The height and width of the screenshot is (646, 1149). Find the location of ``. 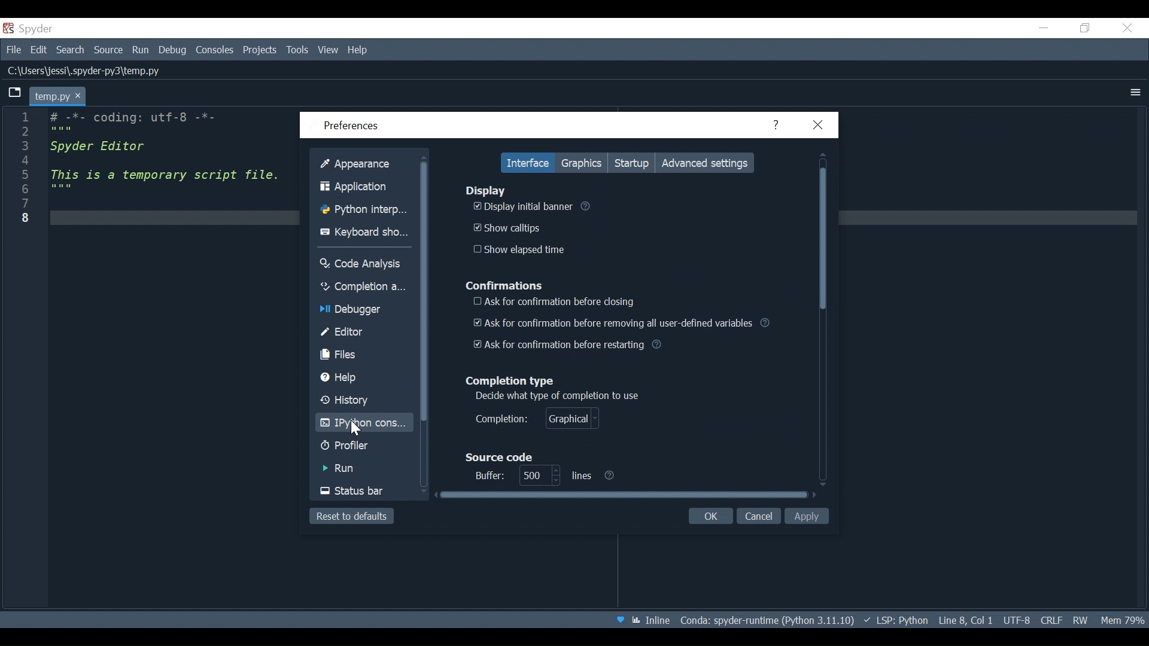

 is located at coordinates (595, 476).